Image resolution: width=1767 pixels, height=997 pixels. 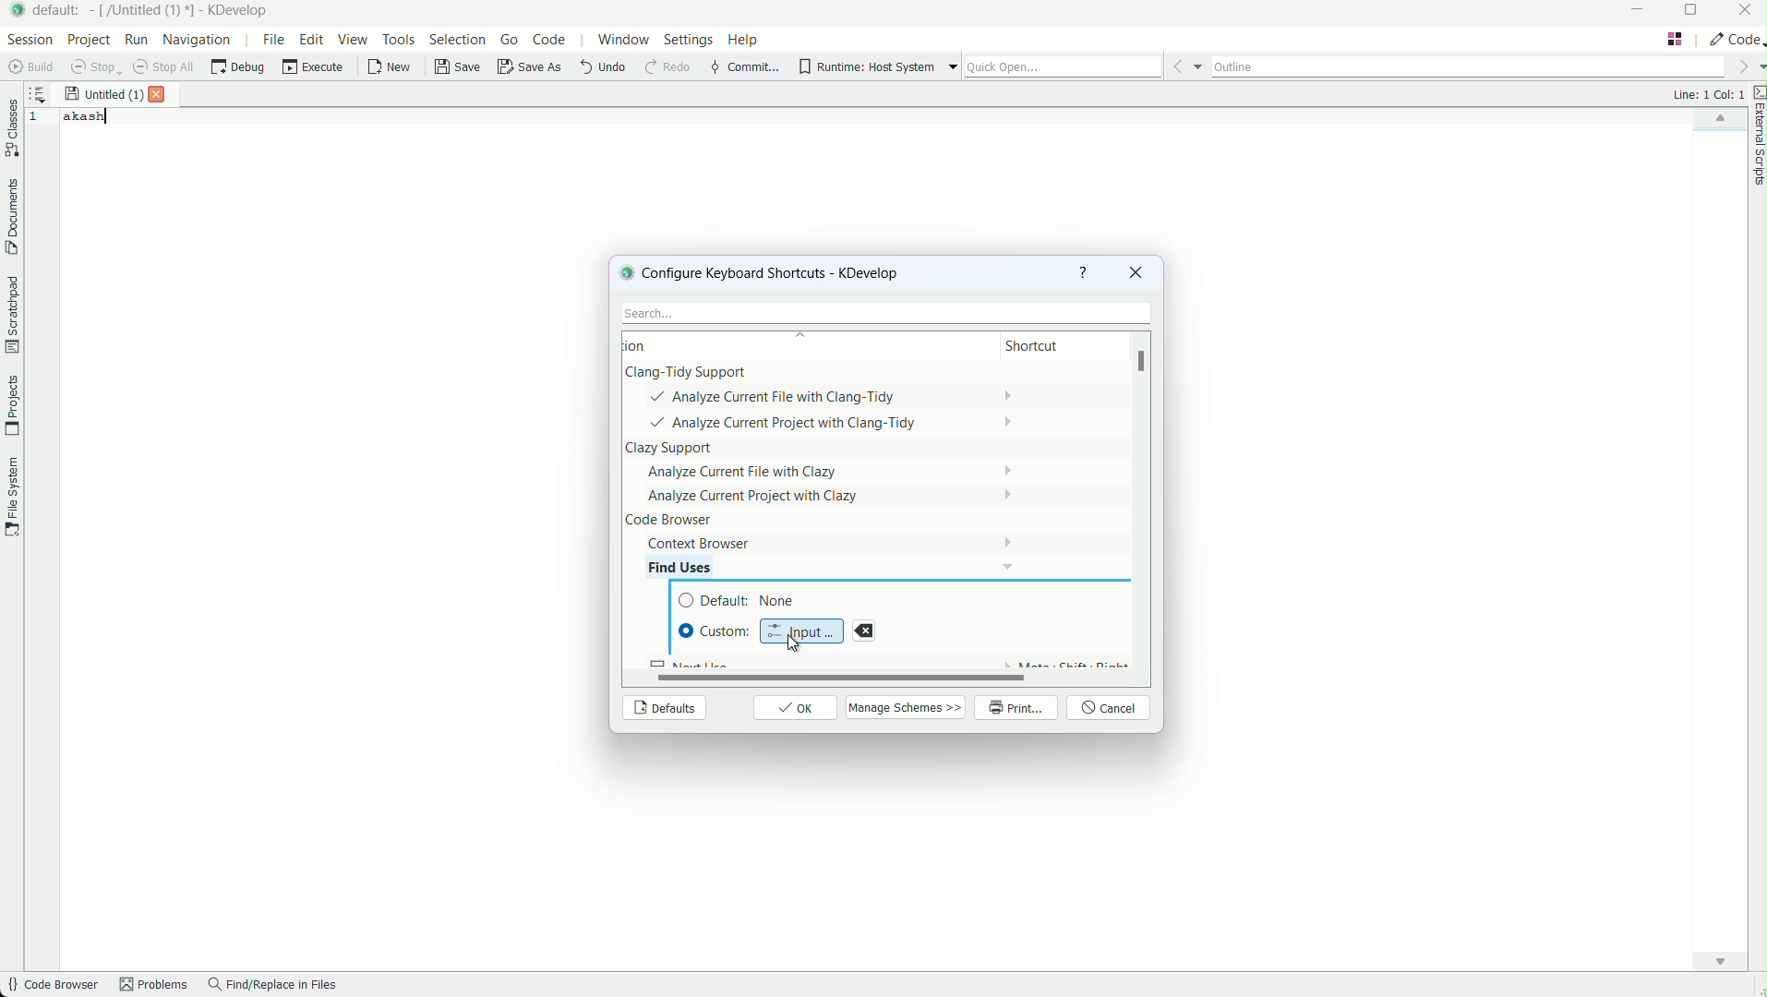 What do you see at coordinates (791, 643) in the screenshot?
I see `cursor` at bounding box center [791, 643].